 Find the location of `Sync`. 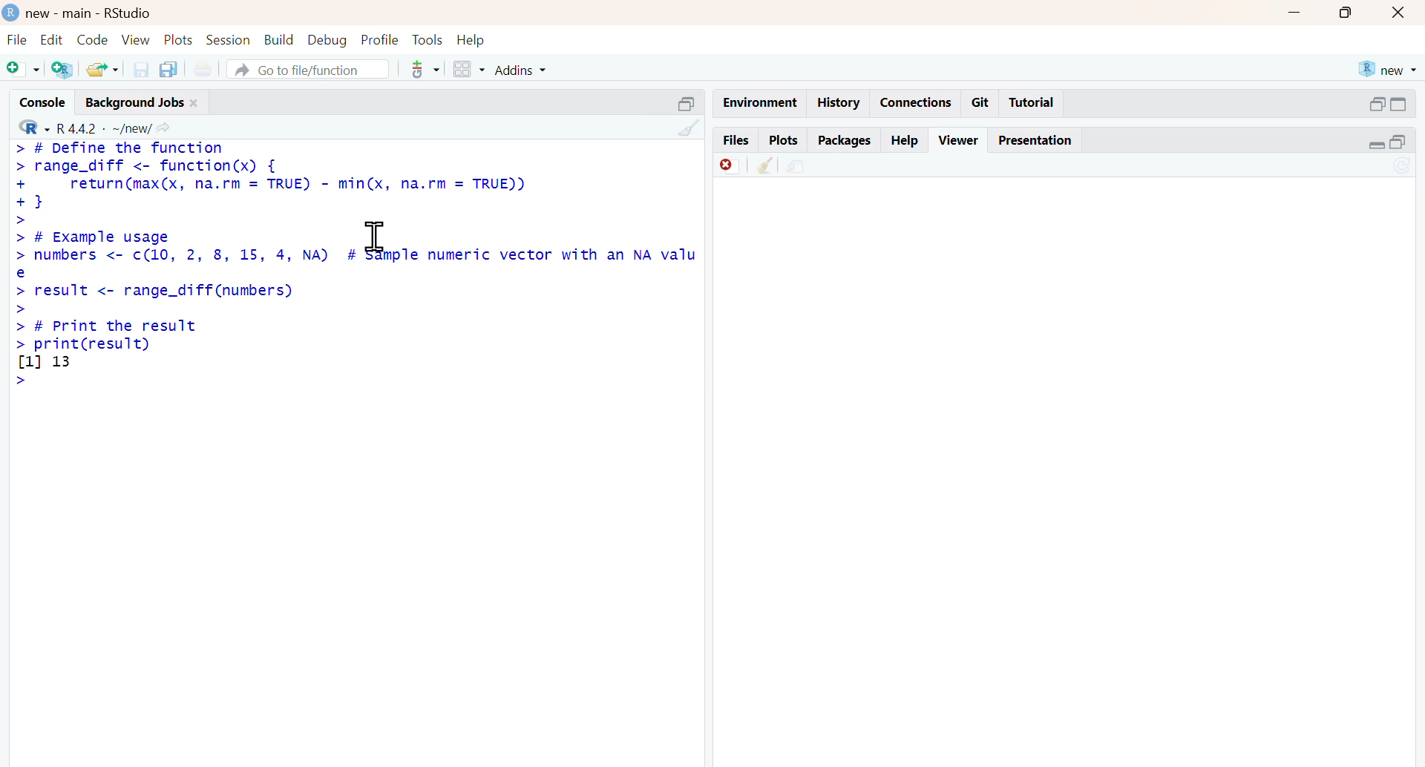

Sync is located at coordinates (1403, 167).